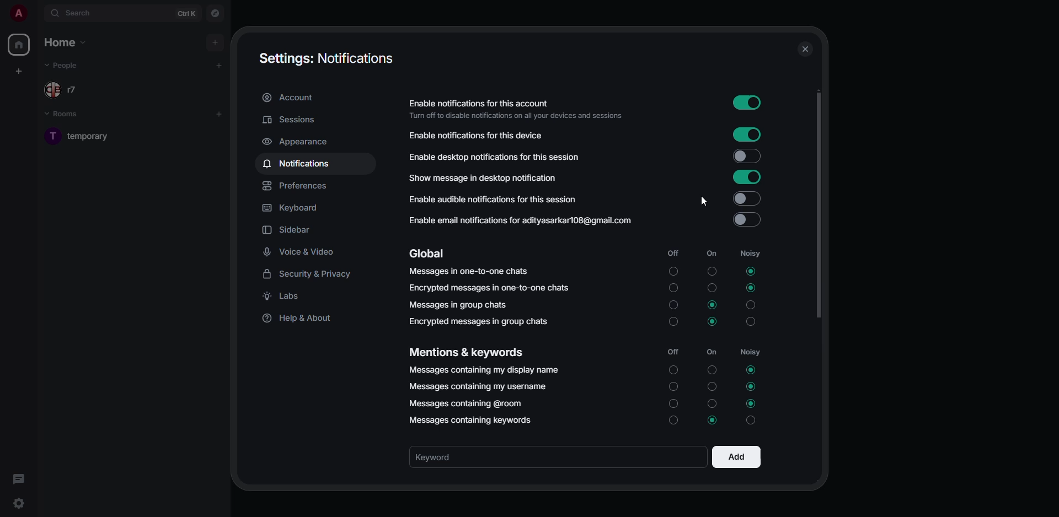 Image resolution: width=1059 pixels, height=517 pixels. Describe the element at coordinates (214, 41) in the screenshot. I see `add` at that location.